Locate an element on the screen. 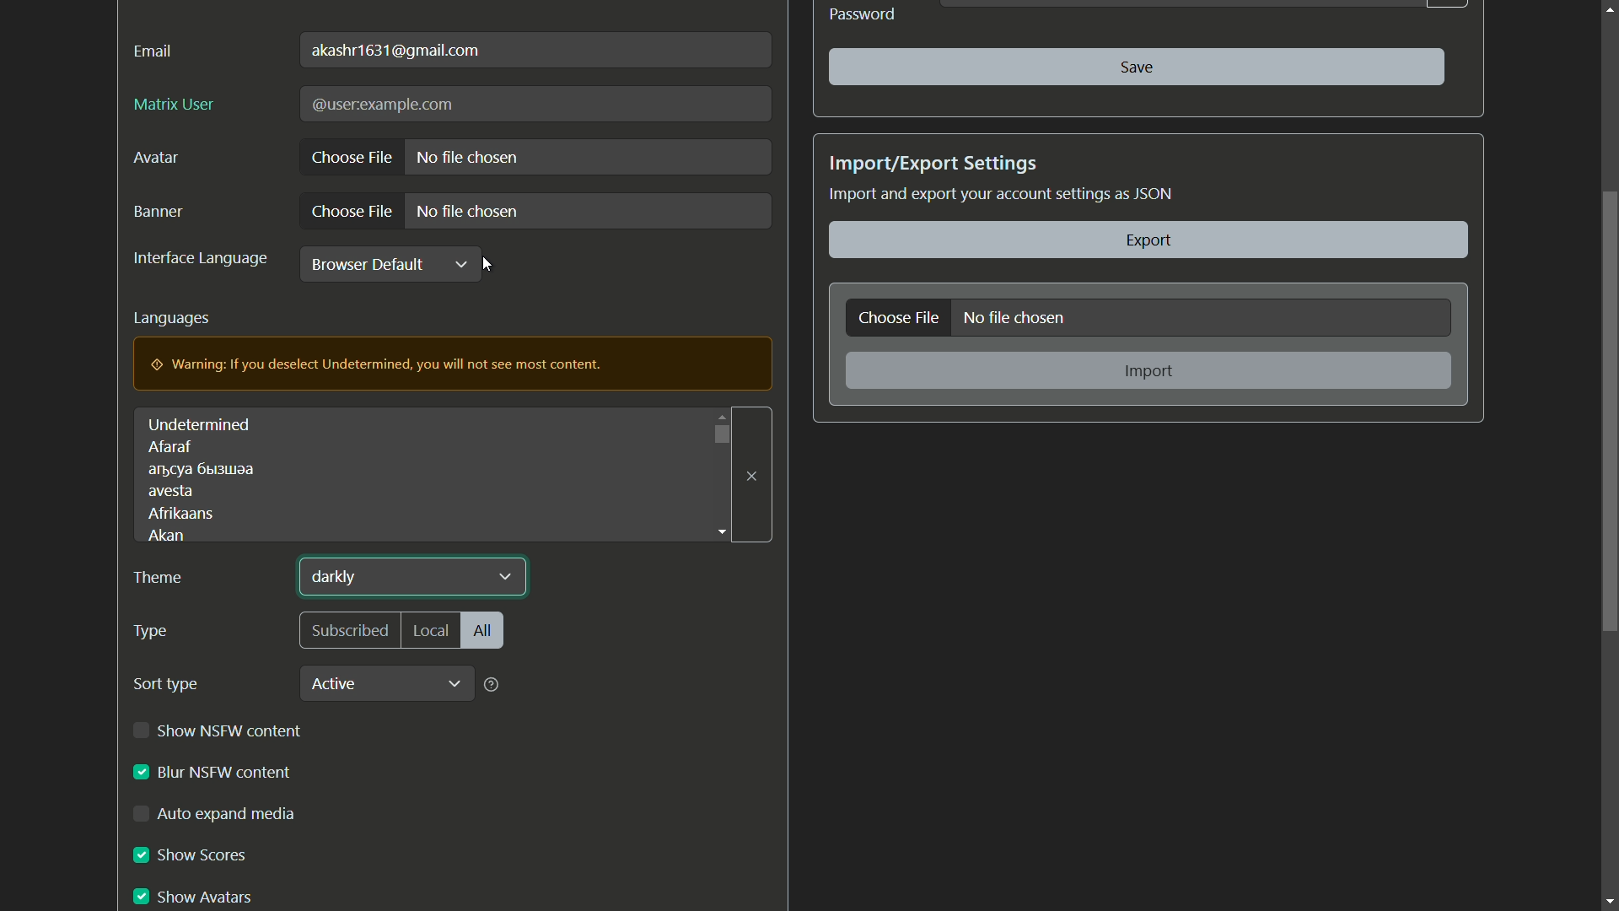  show avatars is located at coordinates (205, 898).